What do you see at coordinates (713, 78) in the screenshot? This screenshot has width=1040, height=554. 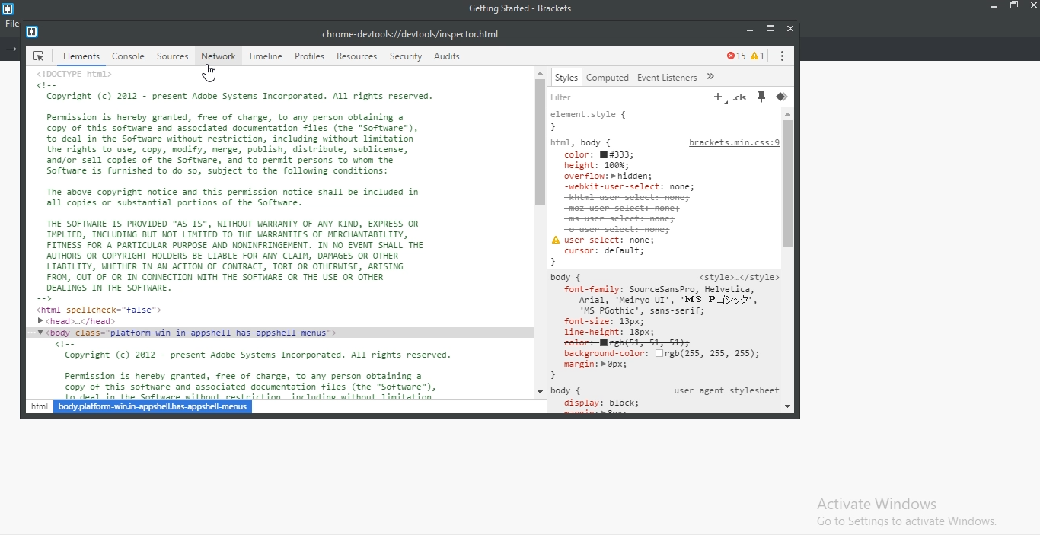 I see `run` at bounding box center [713, 78].